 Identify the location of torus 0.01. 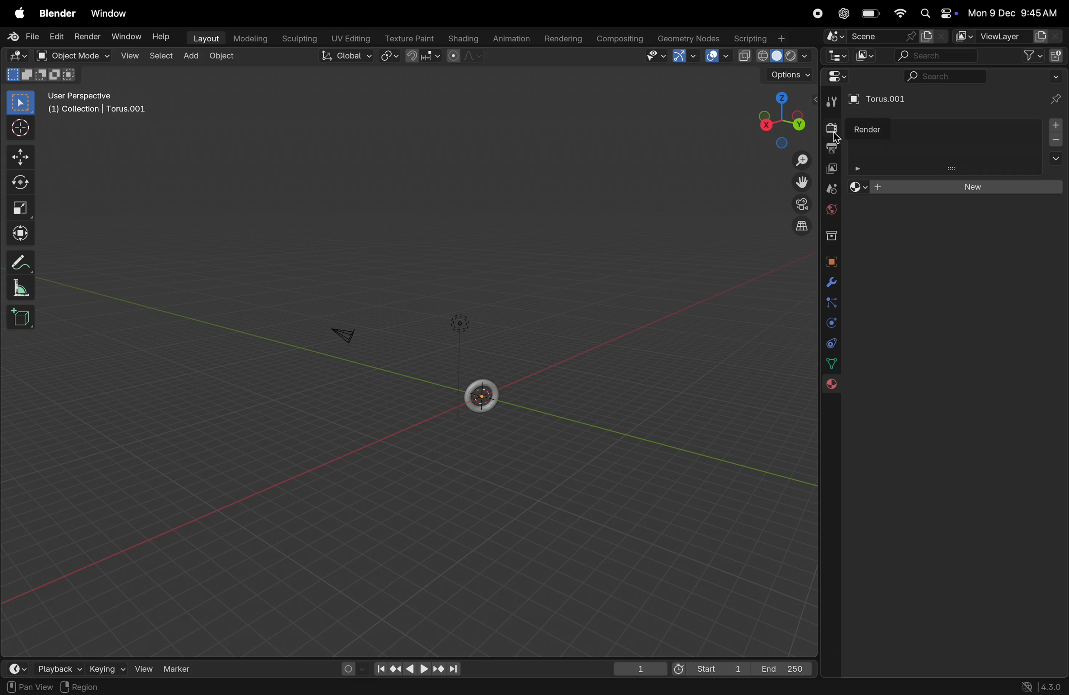
(878, 101).